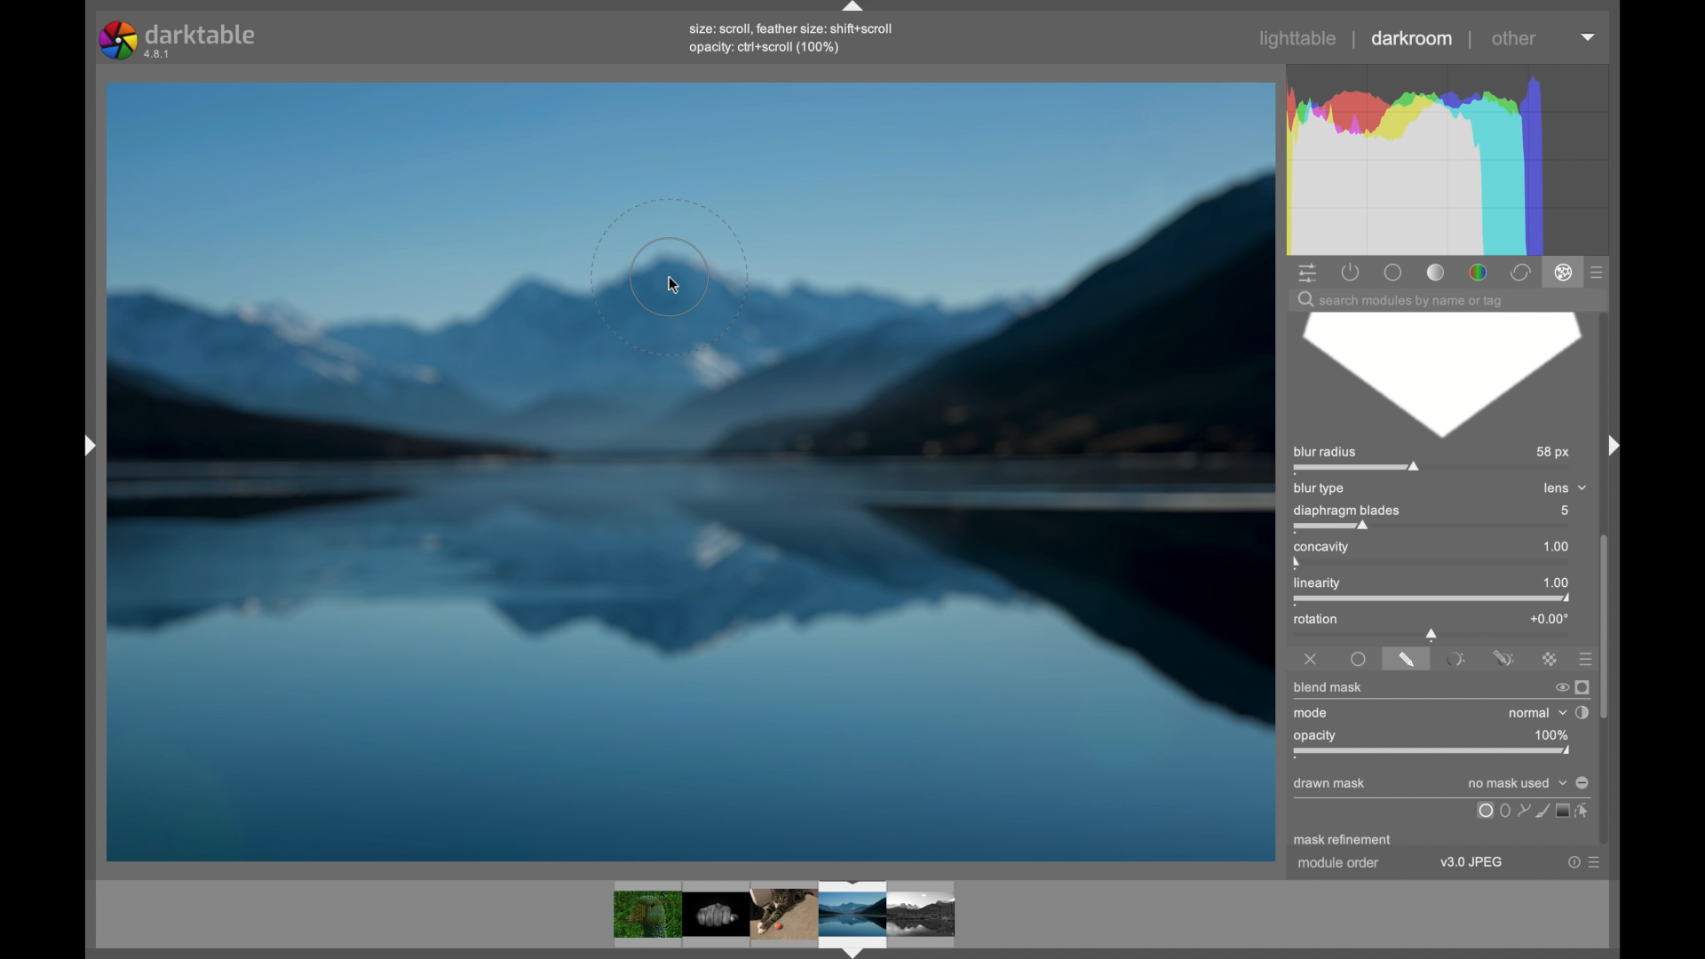 The image size is (1705, 959). I want to click on presets, so click(1598, 272).